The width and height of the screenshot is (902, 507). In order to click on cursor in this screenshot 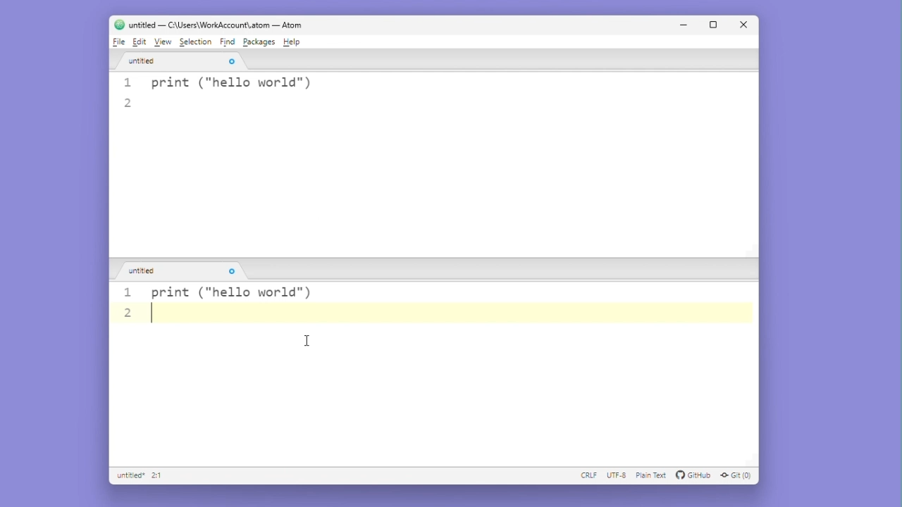, I will do `click(309, 342)`.